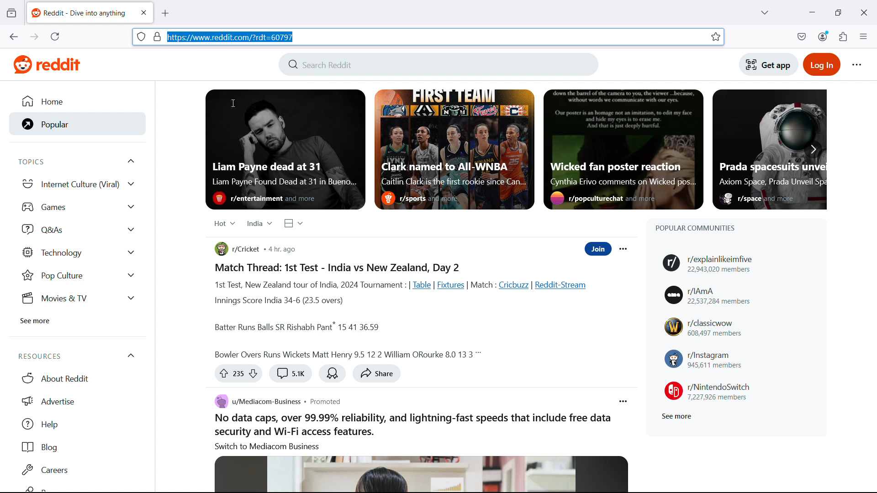 This screenshot has width=877, height=493. Describe the element at coordinates (76, 378) in the screenshot. I see `About Reddit` at that location.